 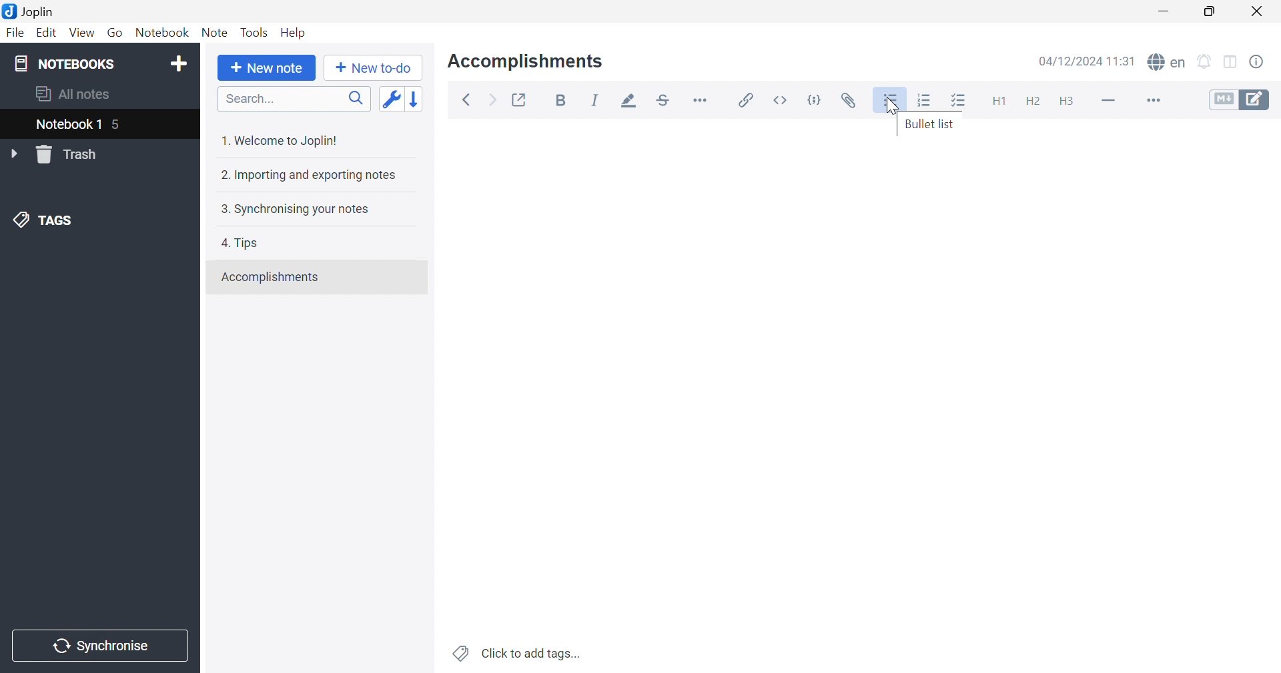 What do you see at coordinates (214, 34) in the screenshot?
I see `Note` at bounding box center [214, 34].